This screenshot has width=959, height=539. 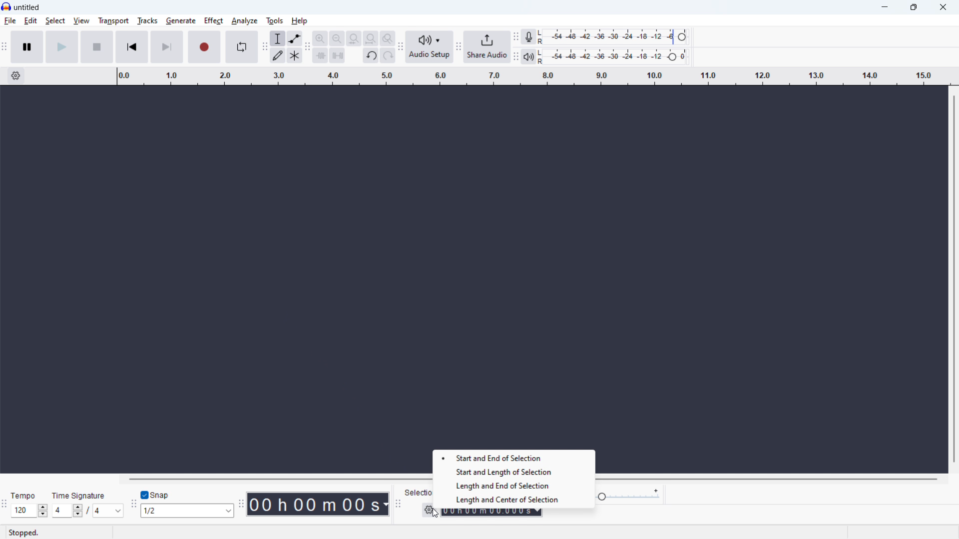 What do you see at coordinates (88, 511) in the screenshot?
I see `set time signature` at bounding box center [88, 511].